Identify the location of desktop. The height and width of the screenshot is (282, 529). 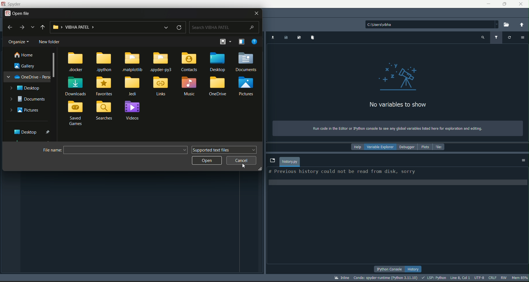
(33, 132).